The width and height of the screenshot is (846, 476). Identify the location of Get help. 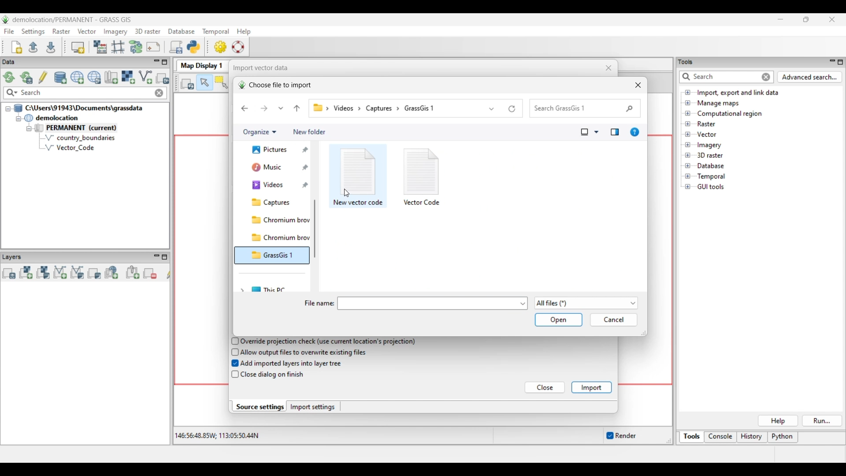
(634, 132).